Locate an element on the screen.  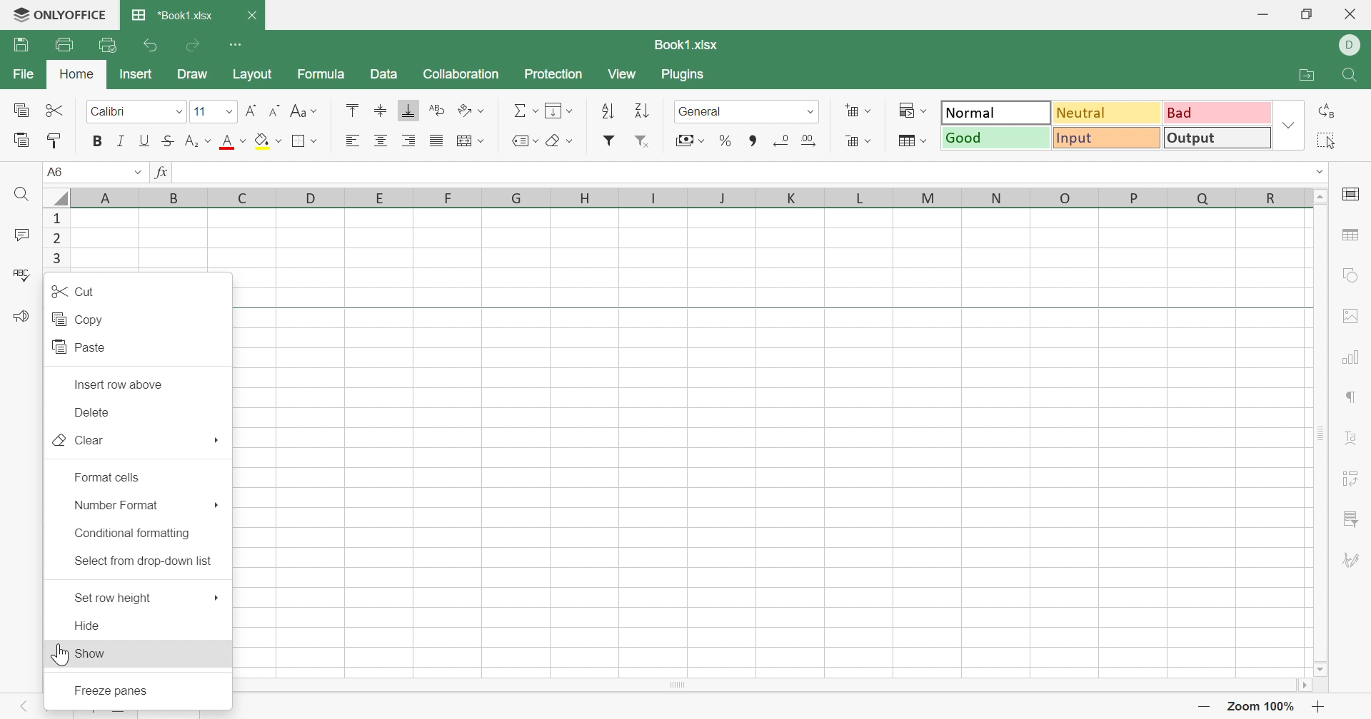
Increase decimal is located at coordinates (808, 141).